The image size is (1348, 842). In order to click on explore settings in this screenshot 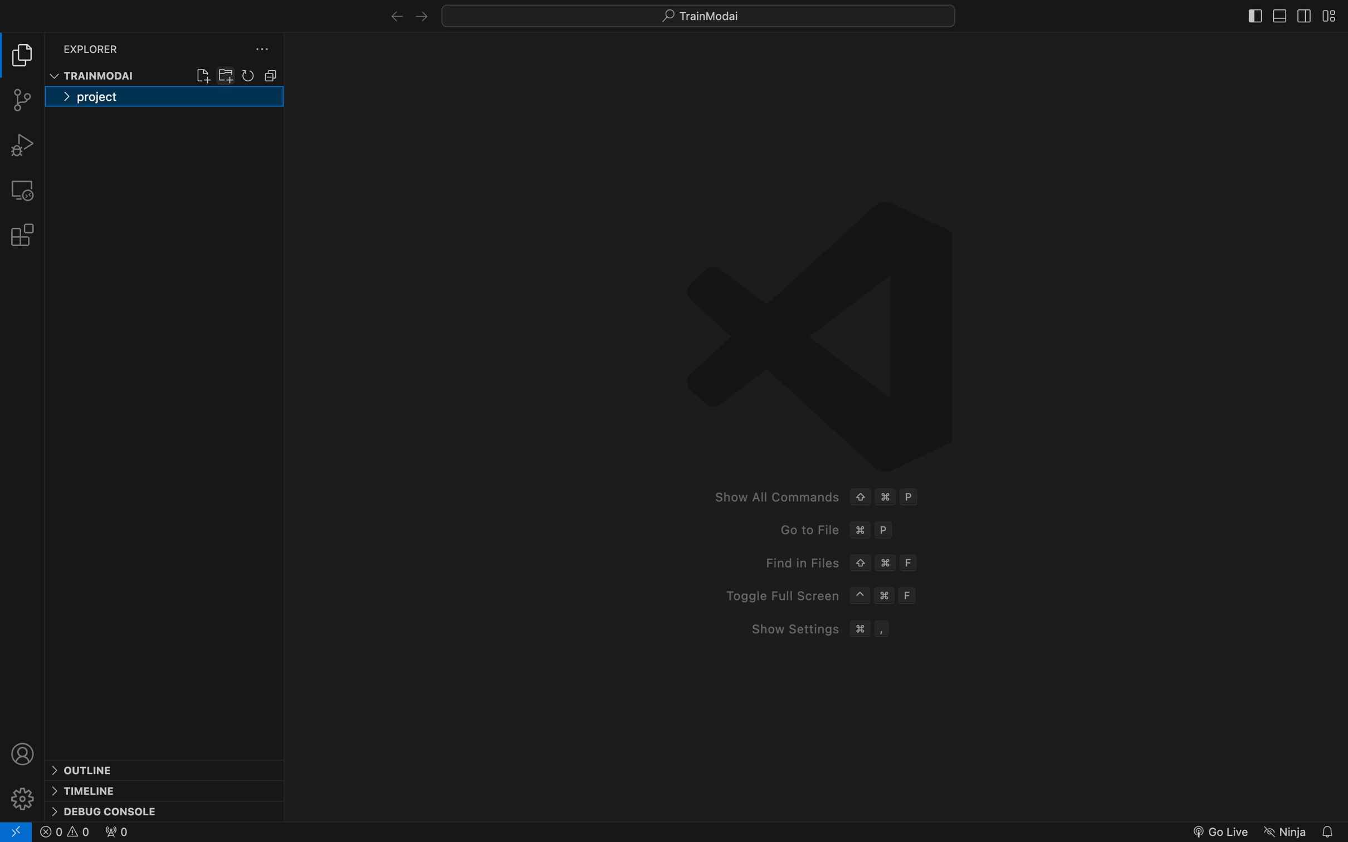, I will do `click(256, 50)`.